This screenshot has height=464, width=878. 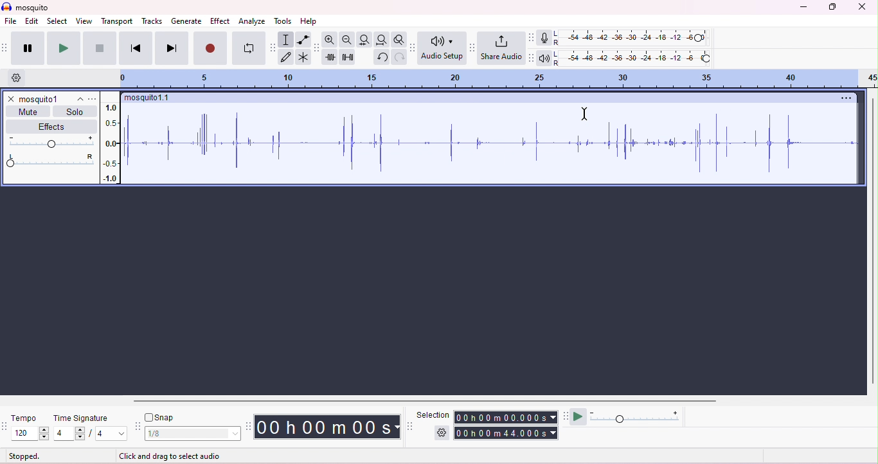 What do you see at coordinates (249, 426) in the screenshot?
I see `time tool` at bounding box center [249, 426].